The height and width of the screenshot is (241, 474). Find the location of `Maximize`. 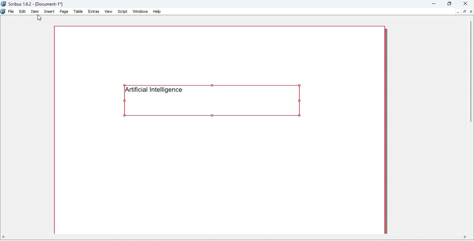

Maximize is located at coordinates (464, 11).